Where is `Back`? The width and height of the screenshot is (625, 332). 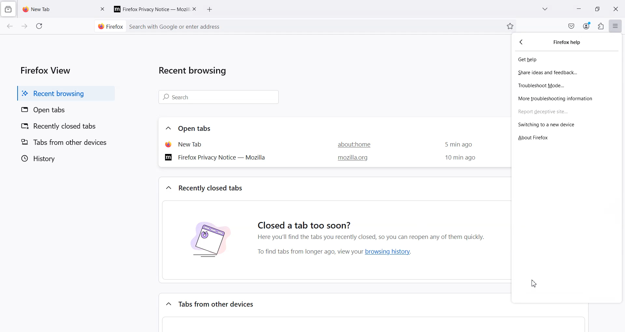
Back is located at coordinates (10, 27).